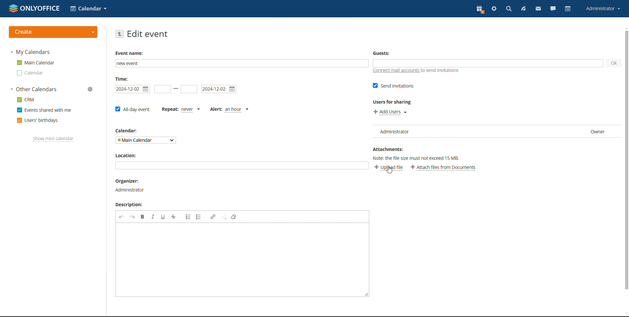 Image resolution: width=629 pixels, height=317 pixels. I want to click on add guests, so click(487, 63).